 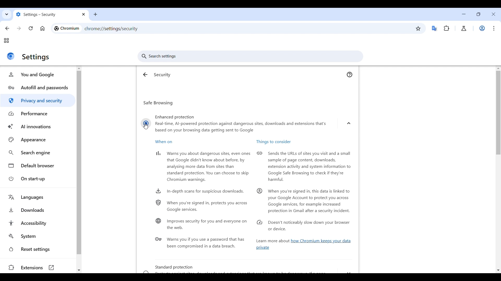 I want to click on On start-up, so click(x=39, y=179).